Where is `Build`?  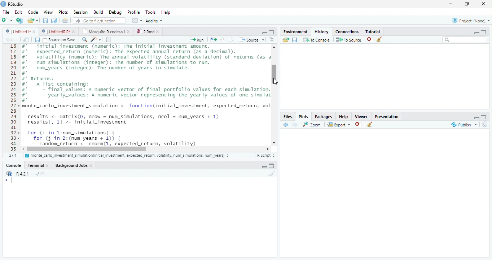
Build is located at coordinates (98, 12).